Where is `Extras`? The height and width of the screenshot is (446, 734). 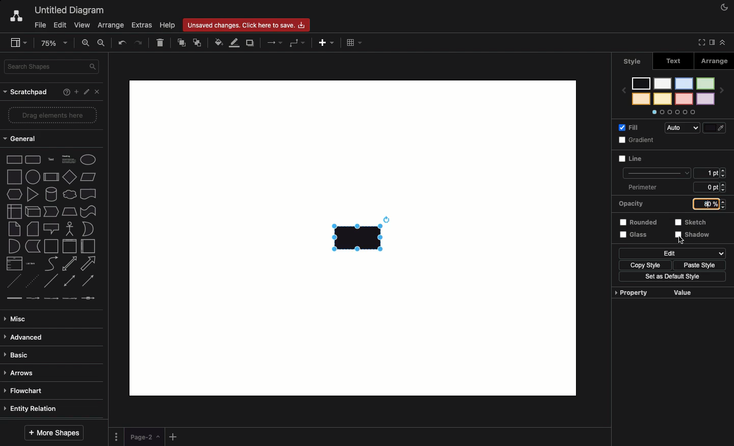 Extras is located at coordinates (141, 25).